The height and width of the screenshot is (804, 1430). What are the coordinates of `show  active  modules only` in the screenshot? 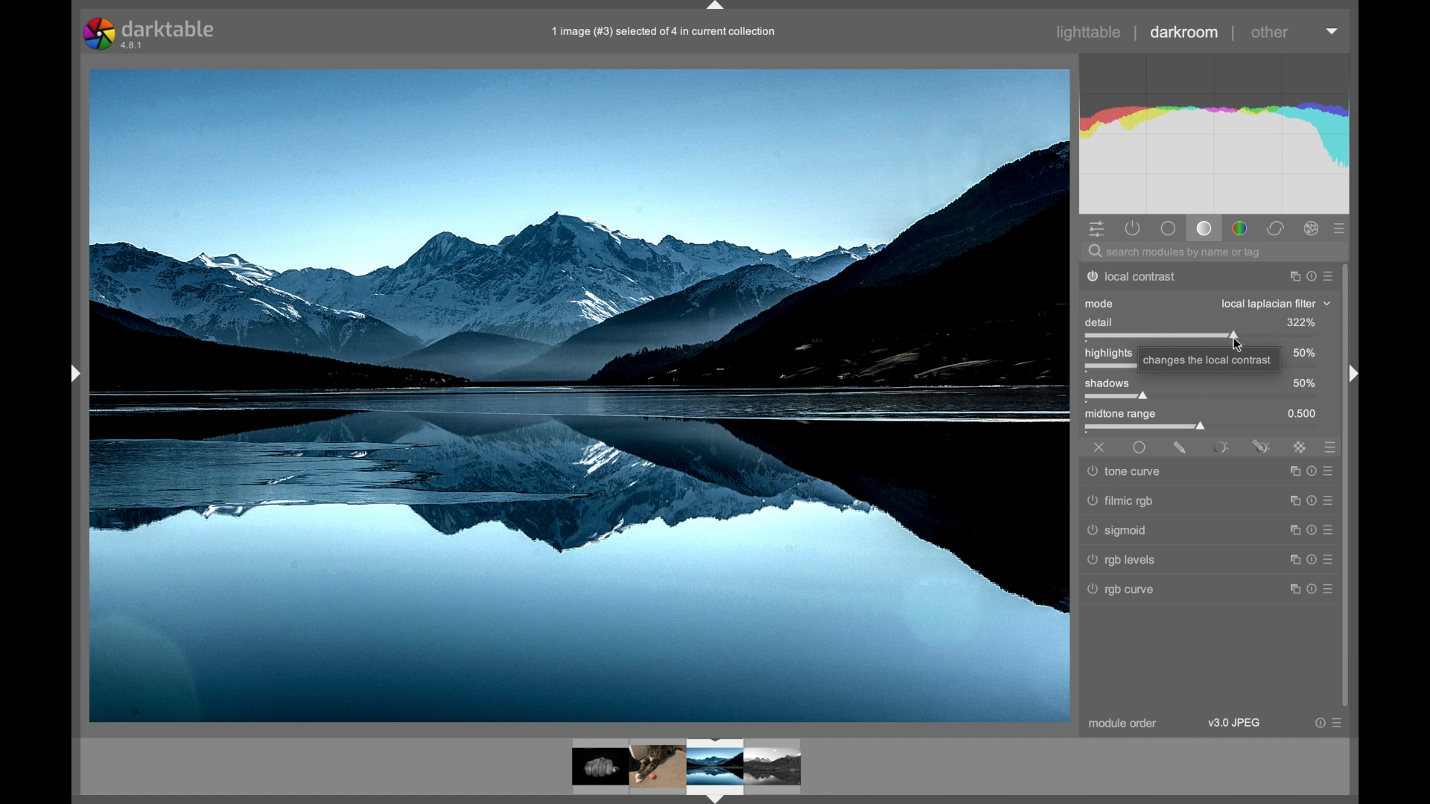 It's located at (1134, 229).